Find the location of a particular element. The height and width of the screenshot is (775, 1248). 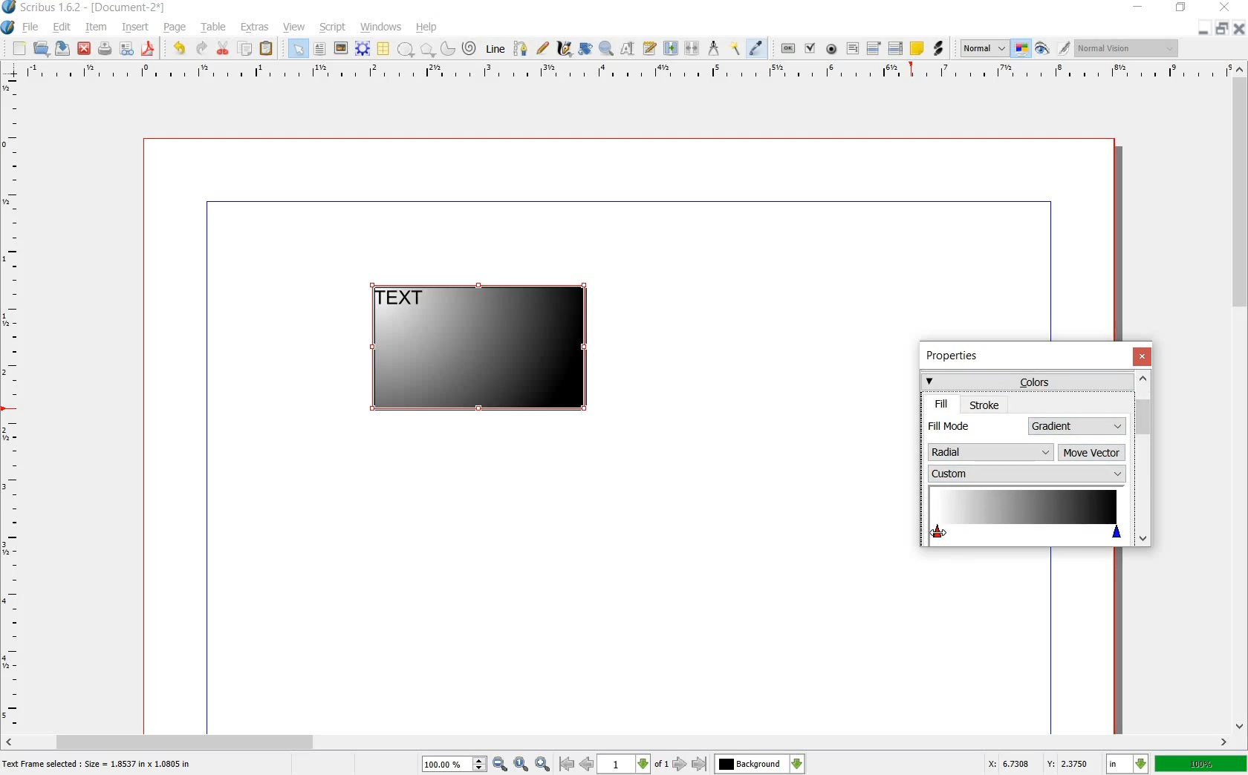

print is located at coordinates (105, 49).